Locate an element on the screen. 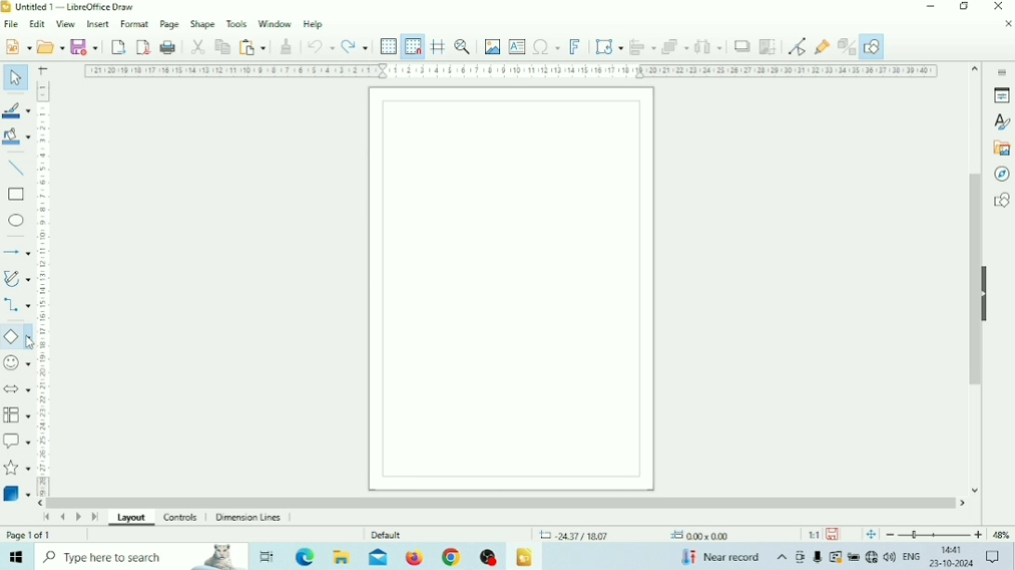 This screenshot has height=570, width=1015. Notifications is located at coordinates (992, 557).